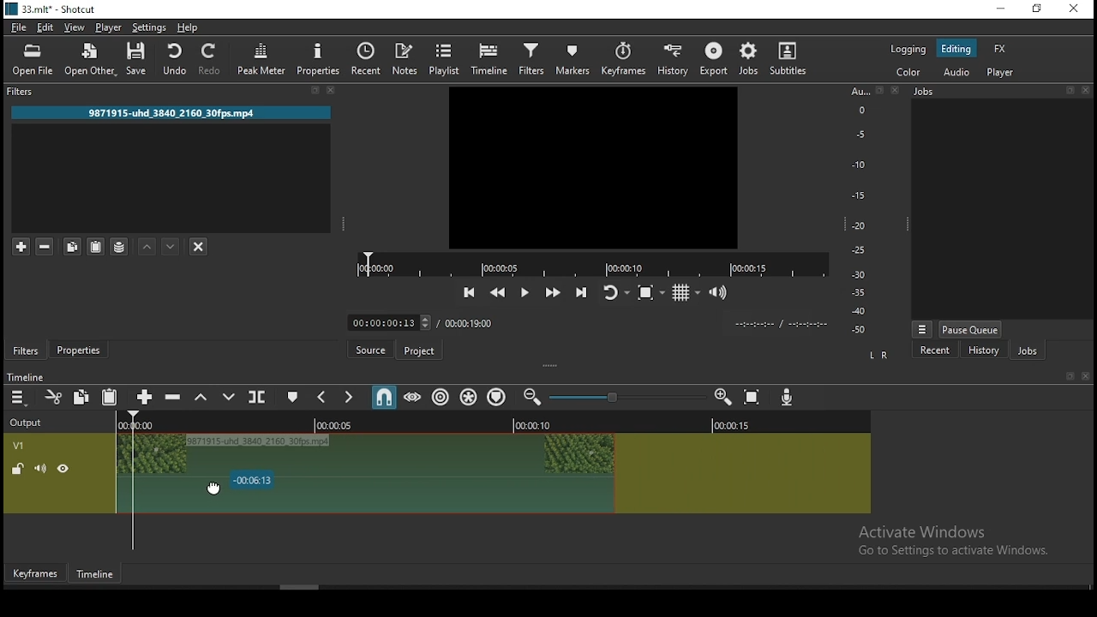 The image size is (1097, 617). I want to click on paste, so click(111, 397).